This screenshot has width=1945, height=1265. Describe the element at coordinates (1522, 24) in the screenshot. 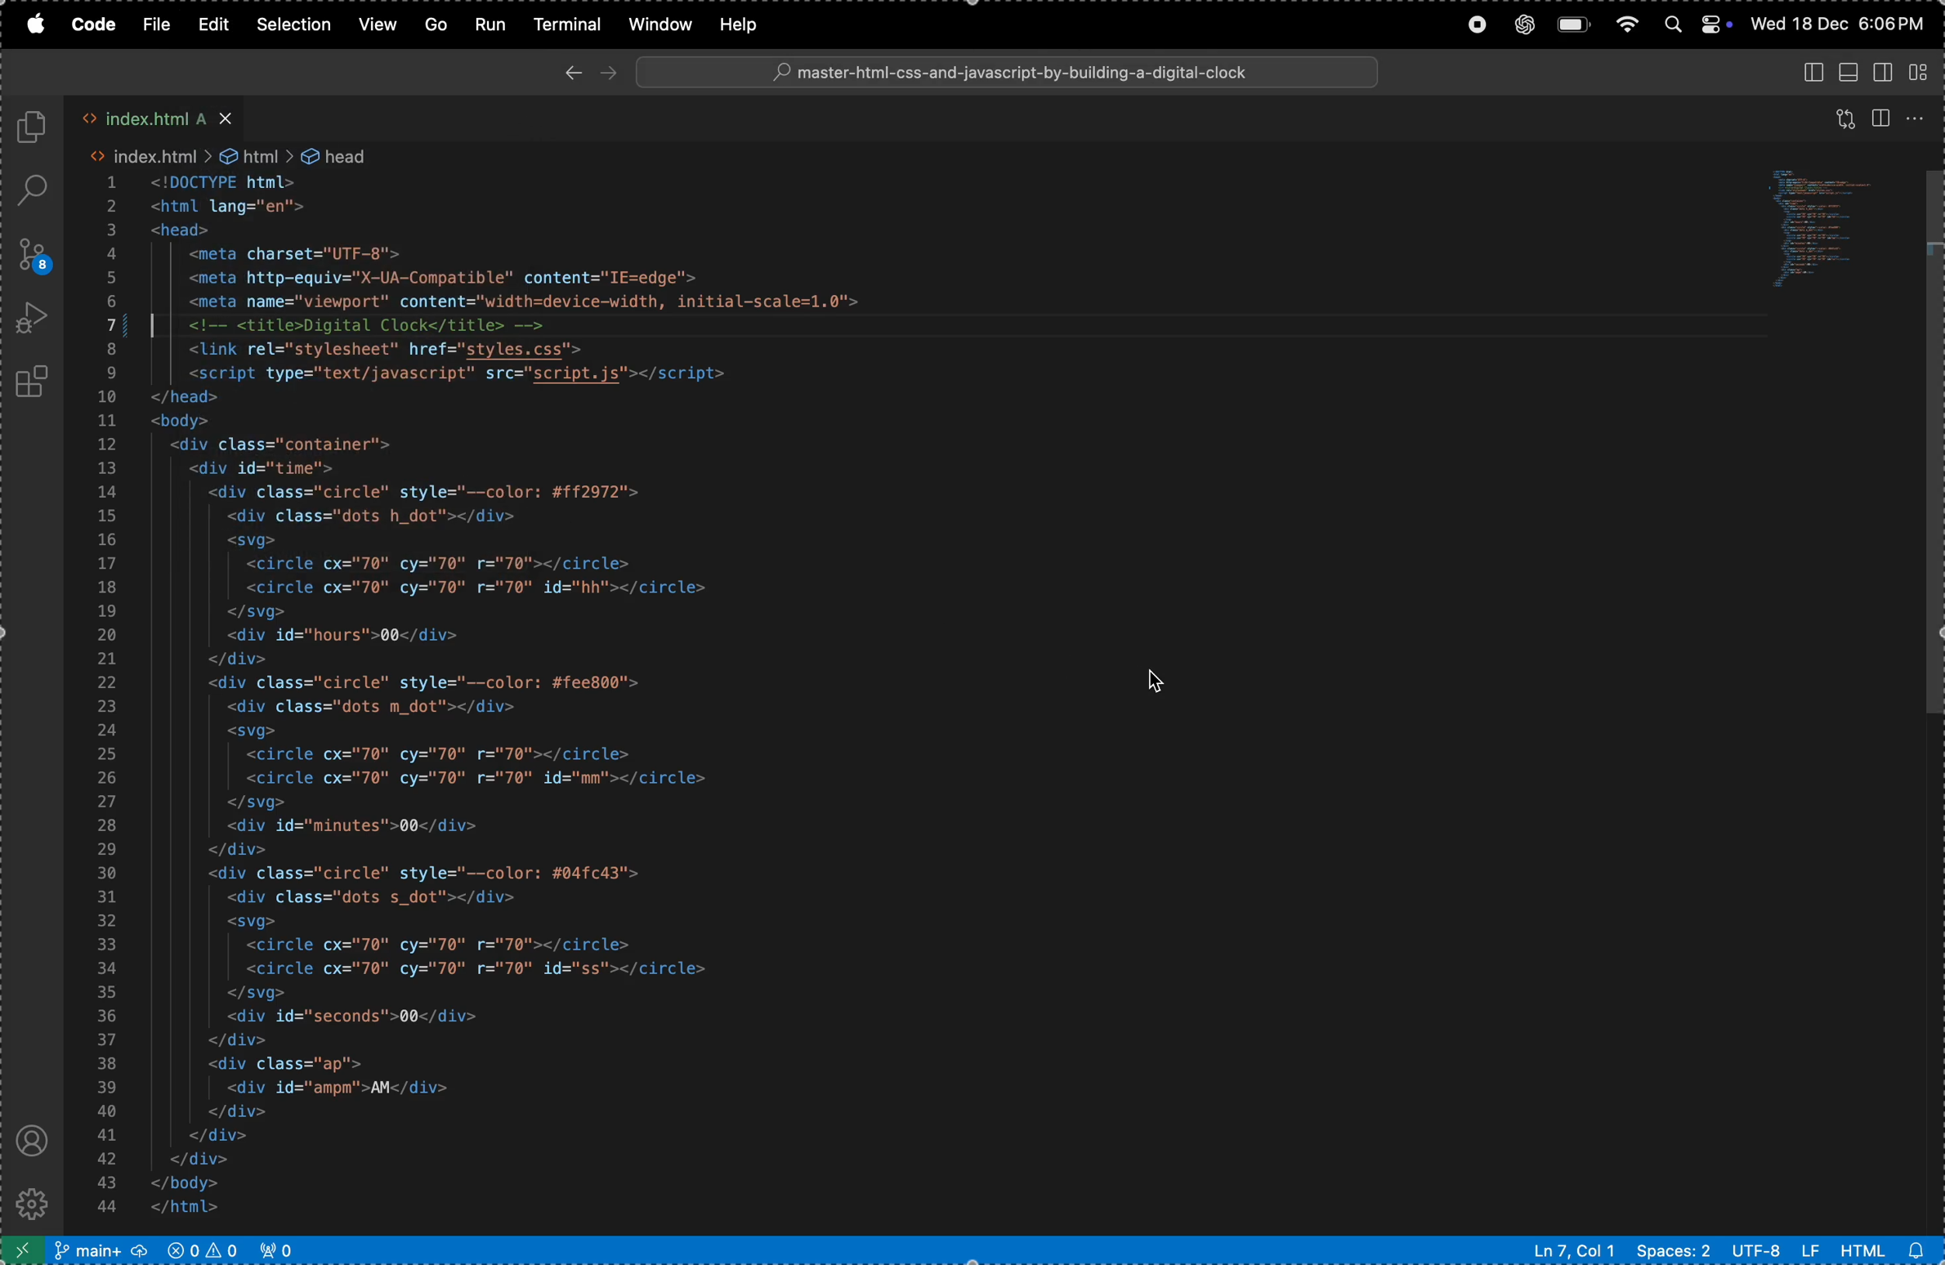

I see `chatgpt` at that location.